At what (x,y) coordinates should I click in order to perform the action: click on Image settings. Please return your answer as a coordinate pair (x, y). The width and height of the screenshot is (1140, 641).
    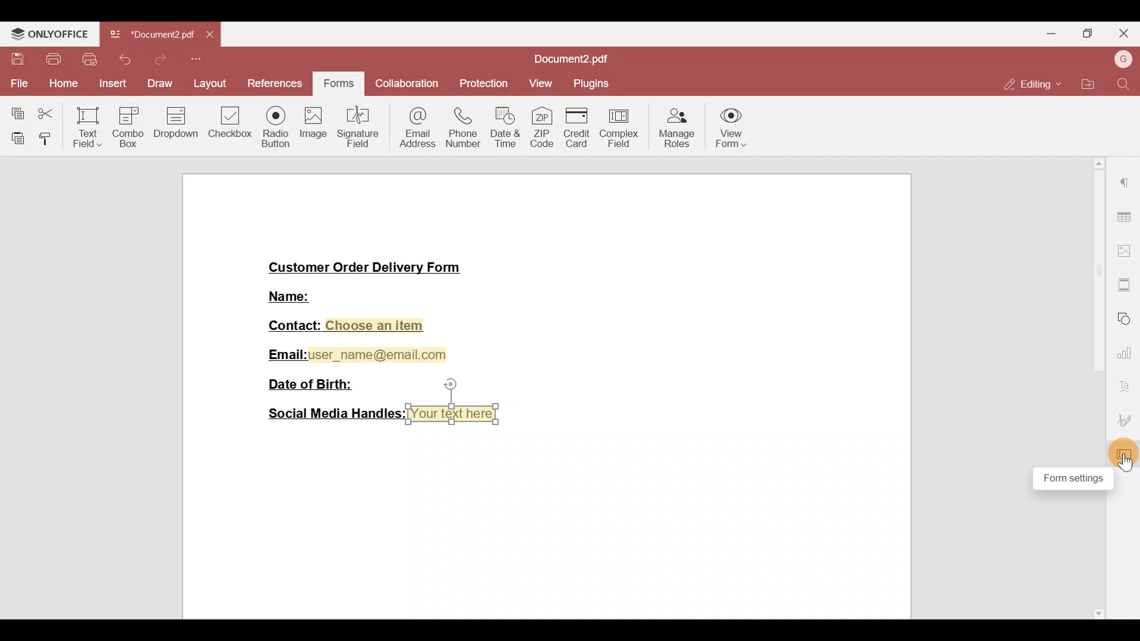
    Looking at the image, I should click on (1126, 246).